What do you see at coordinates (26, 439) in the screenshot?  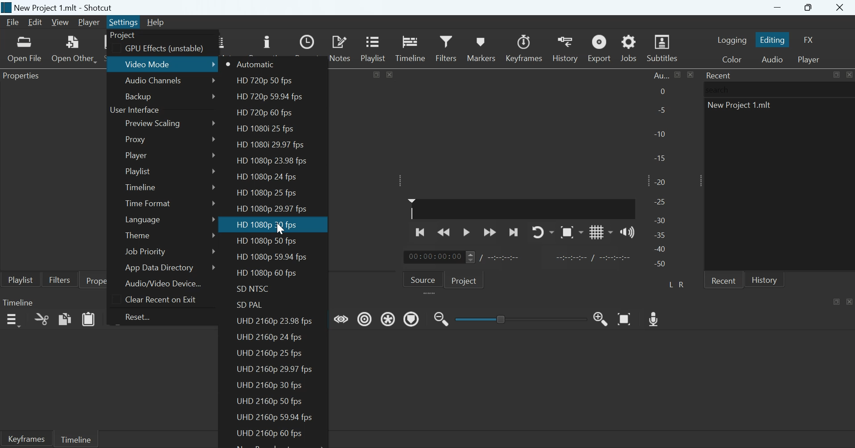 I see `Keyframes` at bounding box center [26, 439].